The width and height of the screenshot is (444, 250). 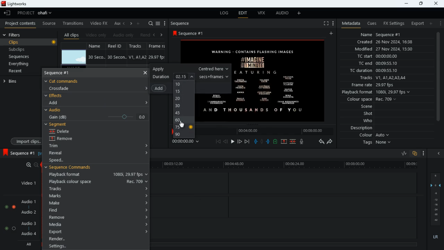 I want to click on tc start, so click(x=377, y=57).